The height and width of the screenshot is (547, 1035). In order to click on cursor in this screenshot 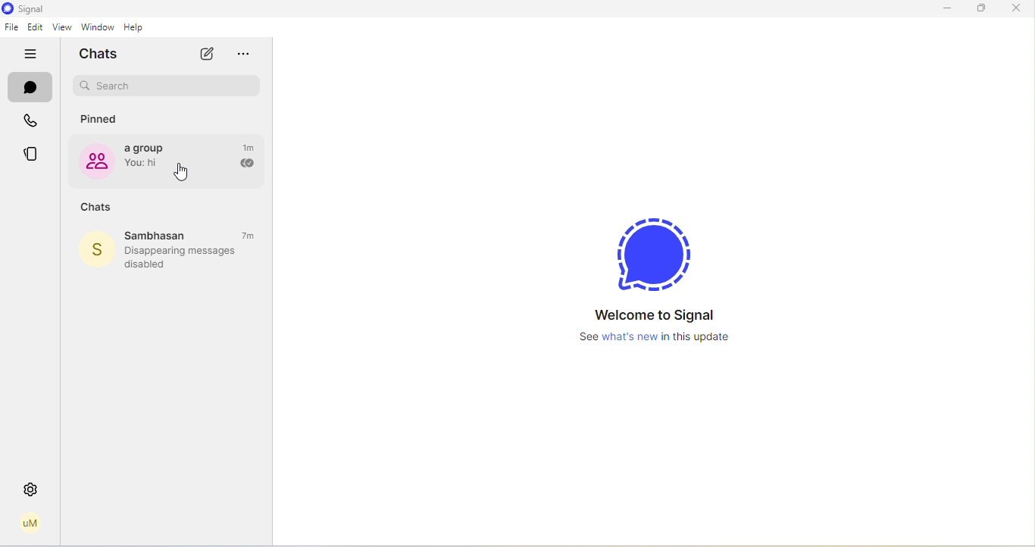, I will do `click(182, 173)`.